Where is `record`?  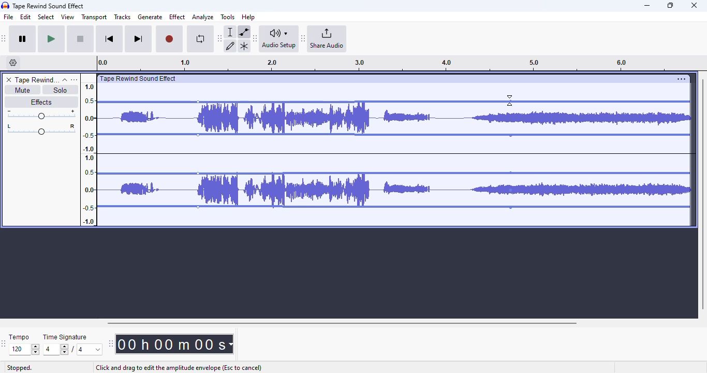
record is located at coordinates (169, 39).